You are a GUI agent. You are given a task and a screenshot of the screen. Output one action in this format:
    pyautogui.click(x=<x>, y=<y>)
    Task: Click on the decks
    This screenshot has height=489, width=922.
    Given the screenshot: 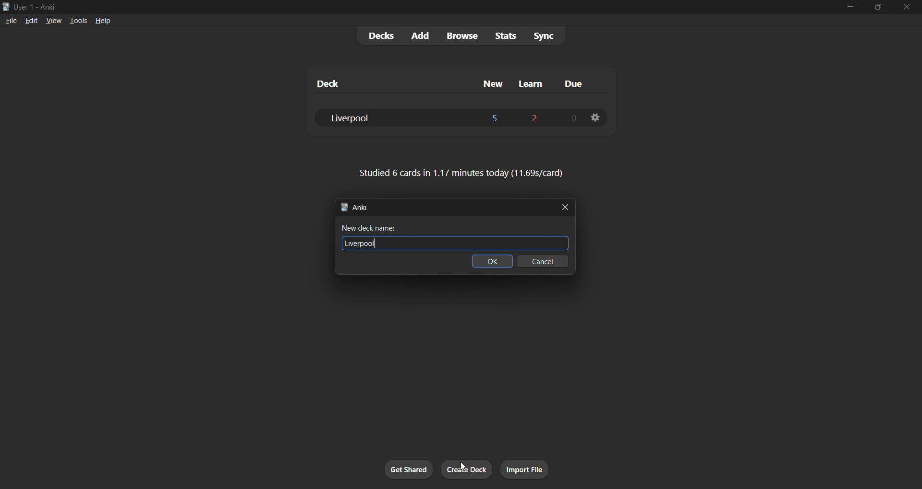 What is the action you would take?
    pyautogui.click(x=377, y=36)
    